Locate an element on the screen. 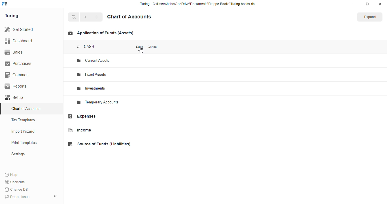 The image size is (387, 204). print templates is located at coordinates (24, 143).